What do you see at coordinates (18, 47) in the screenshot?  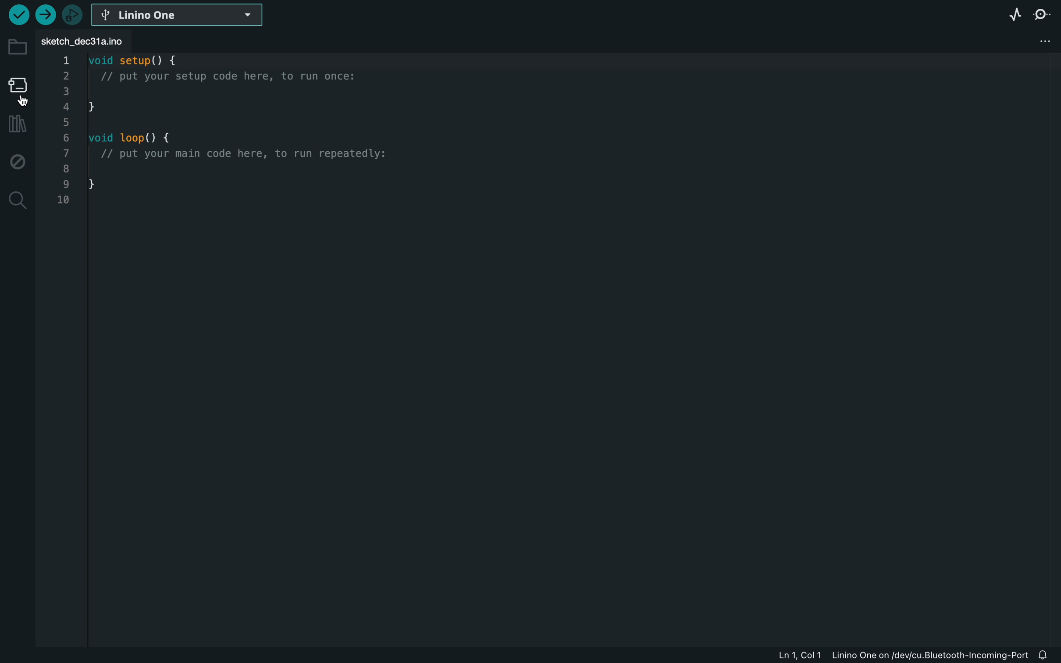 I see `folder` at bounding box center [18, 47].